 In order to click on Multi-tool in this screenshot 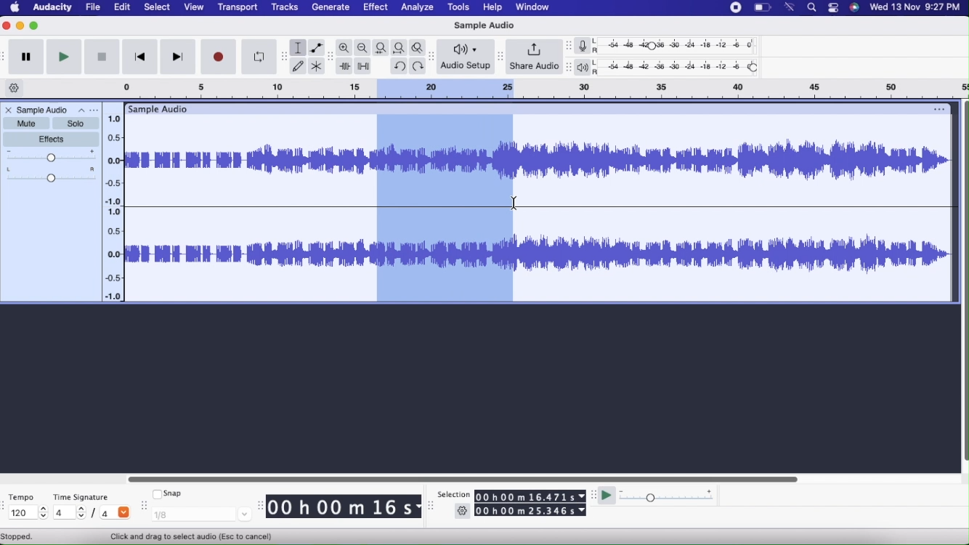, I will do `click(317, 67)`.